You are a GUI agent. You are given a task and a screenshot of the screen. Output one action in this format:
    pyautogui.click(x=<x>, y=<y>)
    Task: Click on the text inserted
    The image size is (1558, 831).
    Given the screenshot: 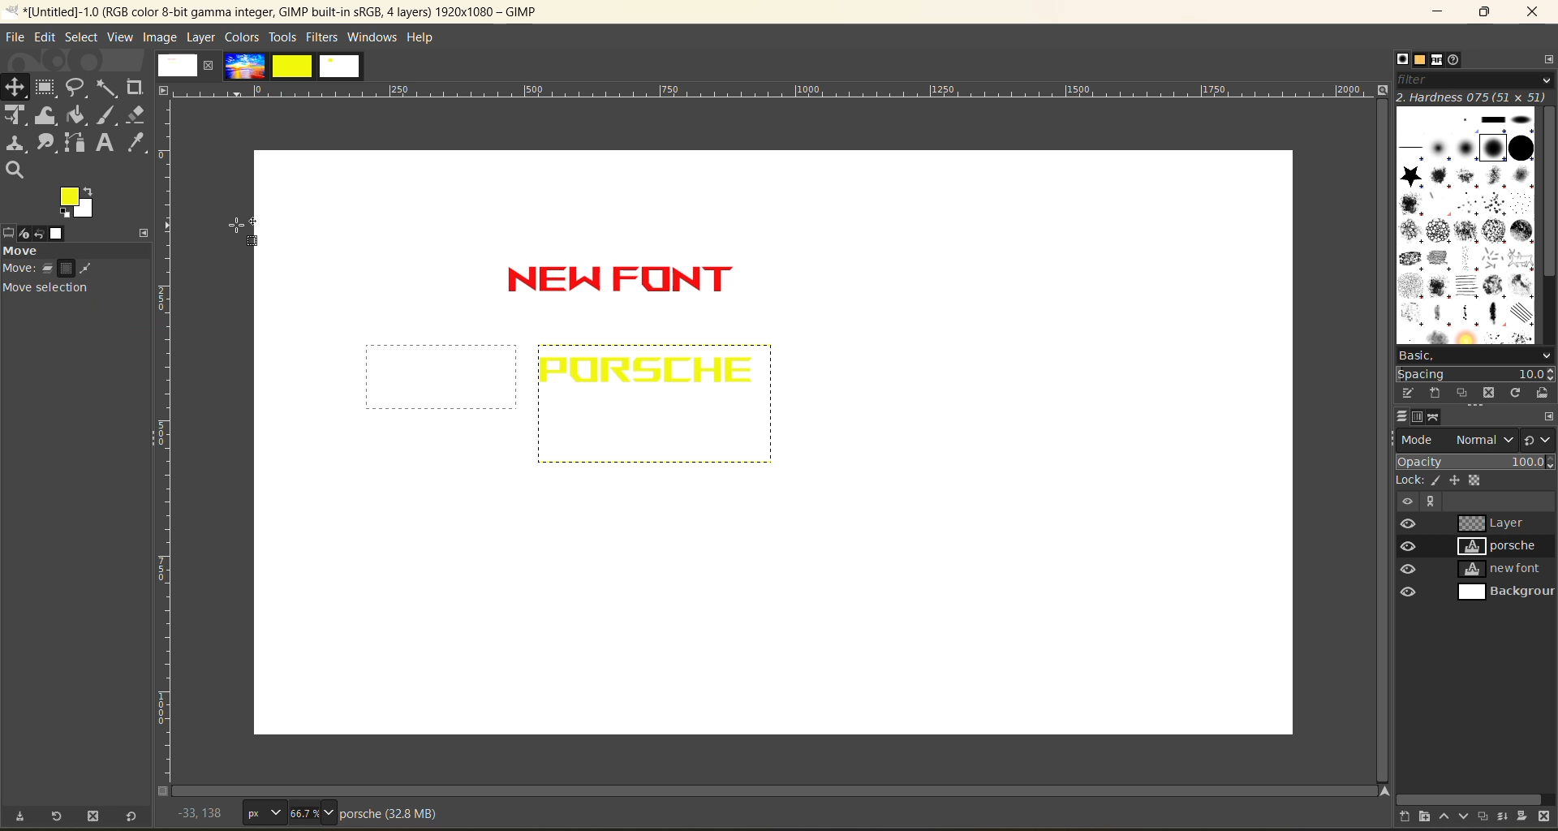 What is the action you would take?
    pyautogui.click(x=641, y=286)
    